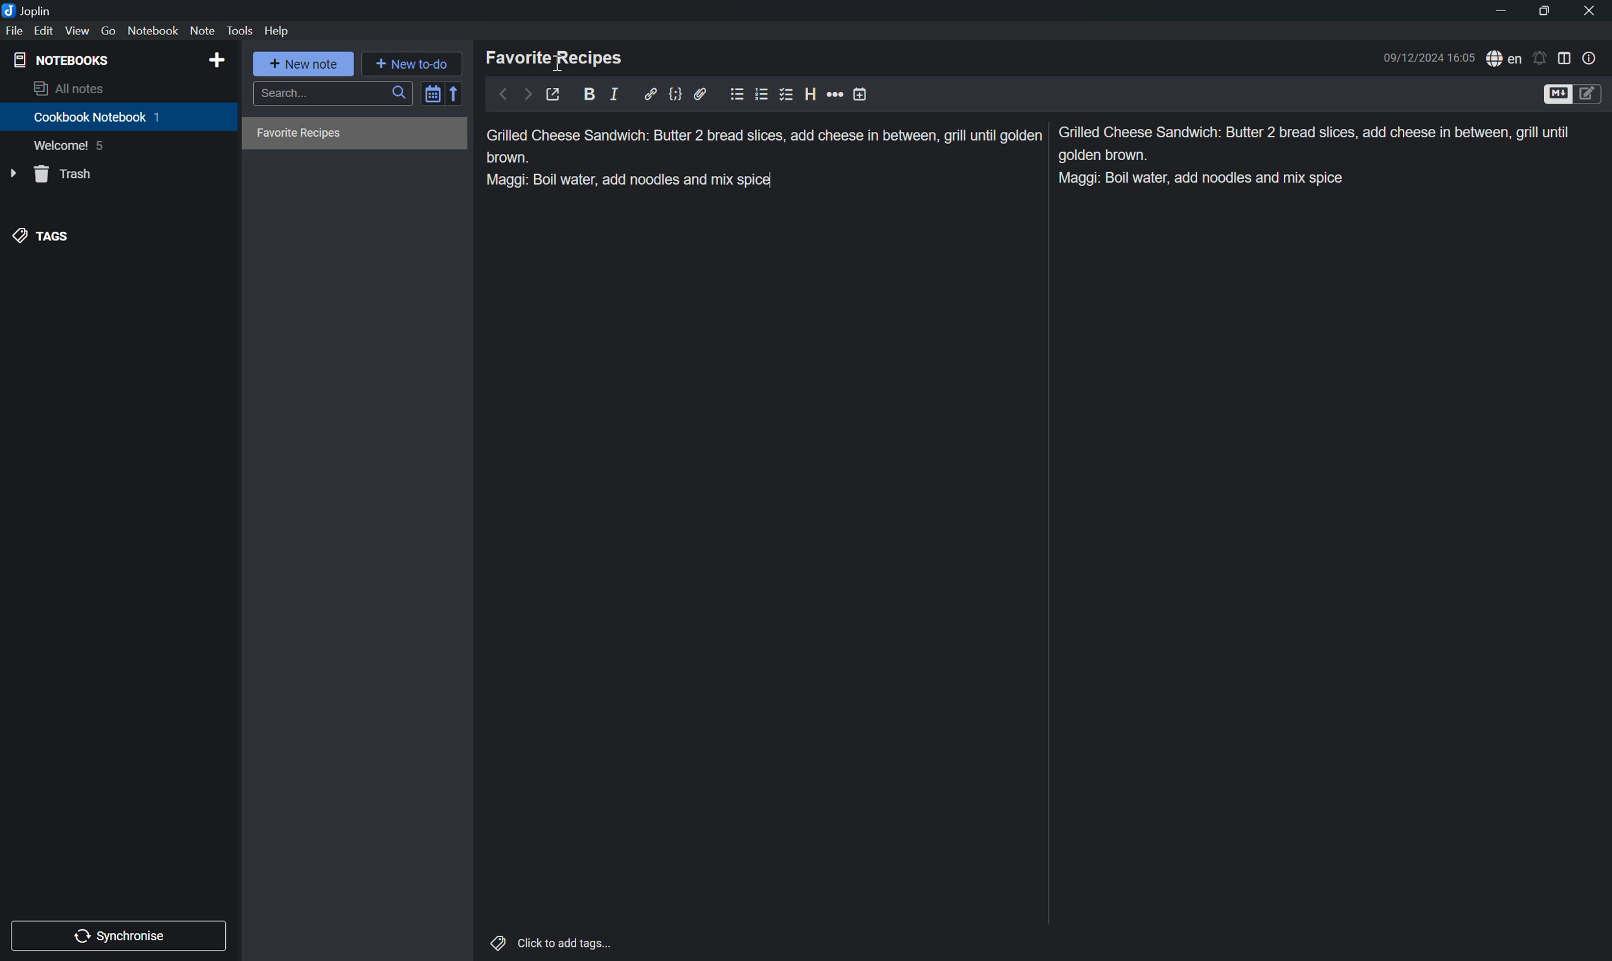  What do you see at coordinates (278, 32) in the screenshot?
I see `Help` at bounding box center [278, 32].